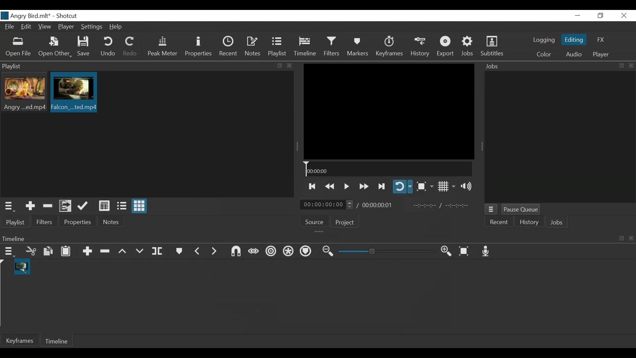 This screenshot has width=636, height=358. Describe the element at coordinates (122, 207) in the screenshot. I see `View as files` at that location.